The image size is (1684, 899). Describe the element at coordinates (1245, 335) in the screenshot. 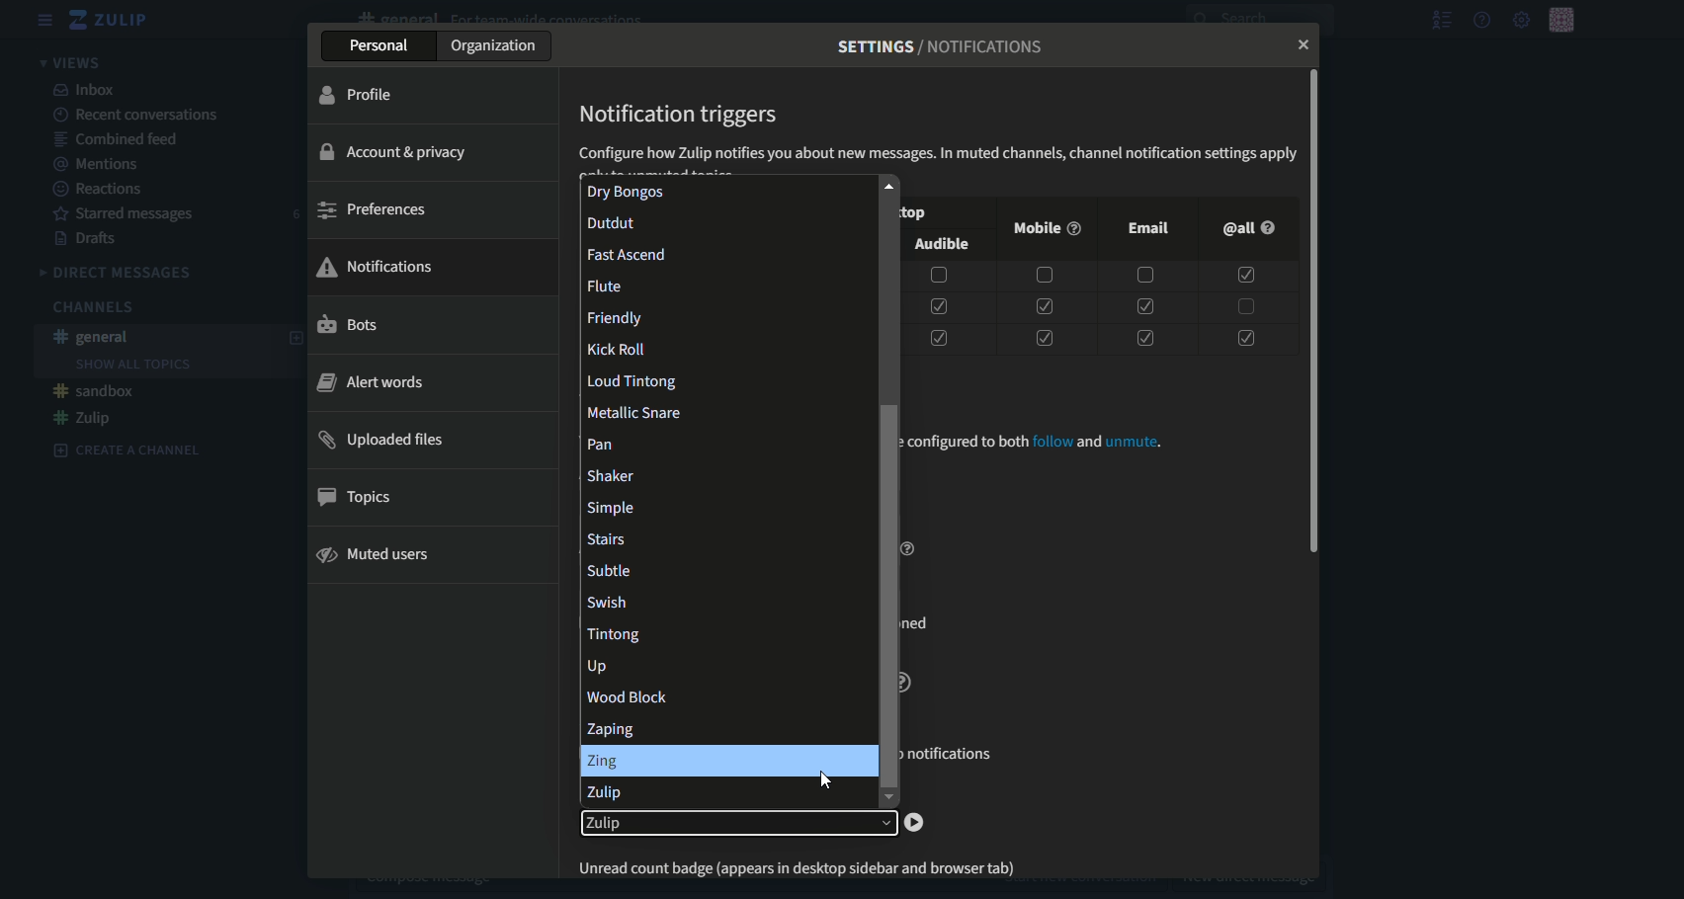

I see `checkbox` at that location.